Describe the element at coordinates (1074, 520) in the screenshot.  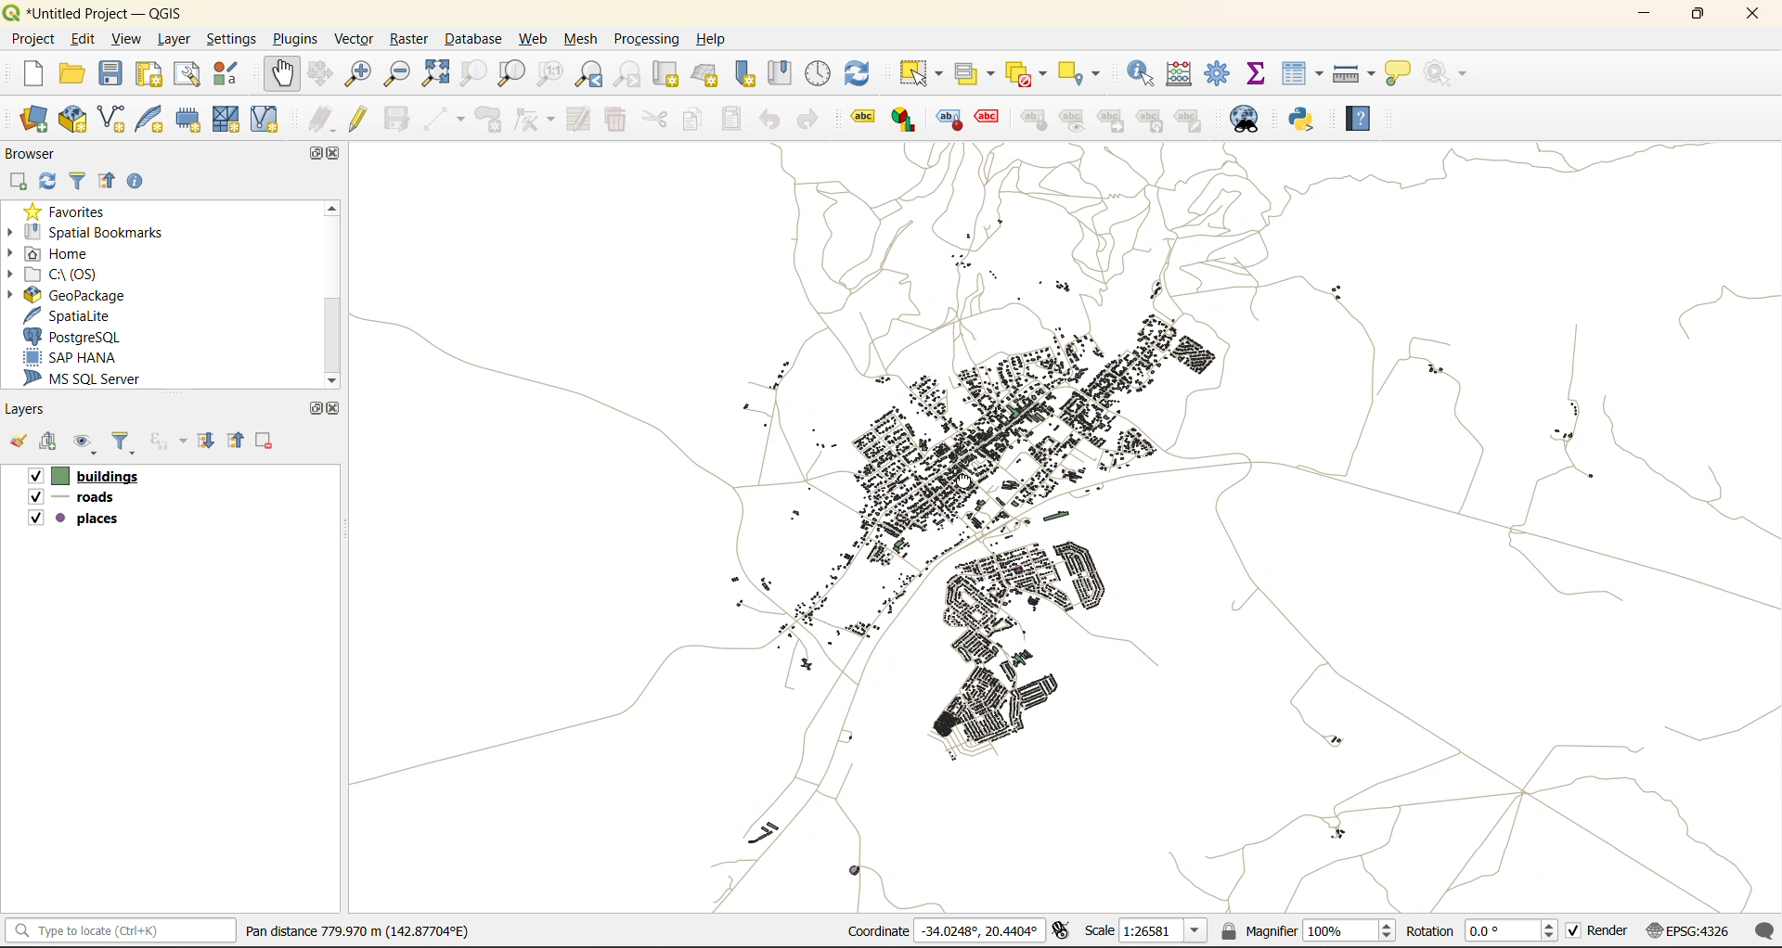
I see `panned map` at that location.